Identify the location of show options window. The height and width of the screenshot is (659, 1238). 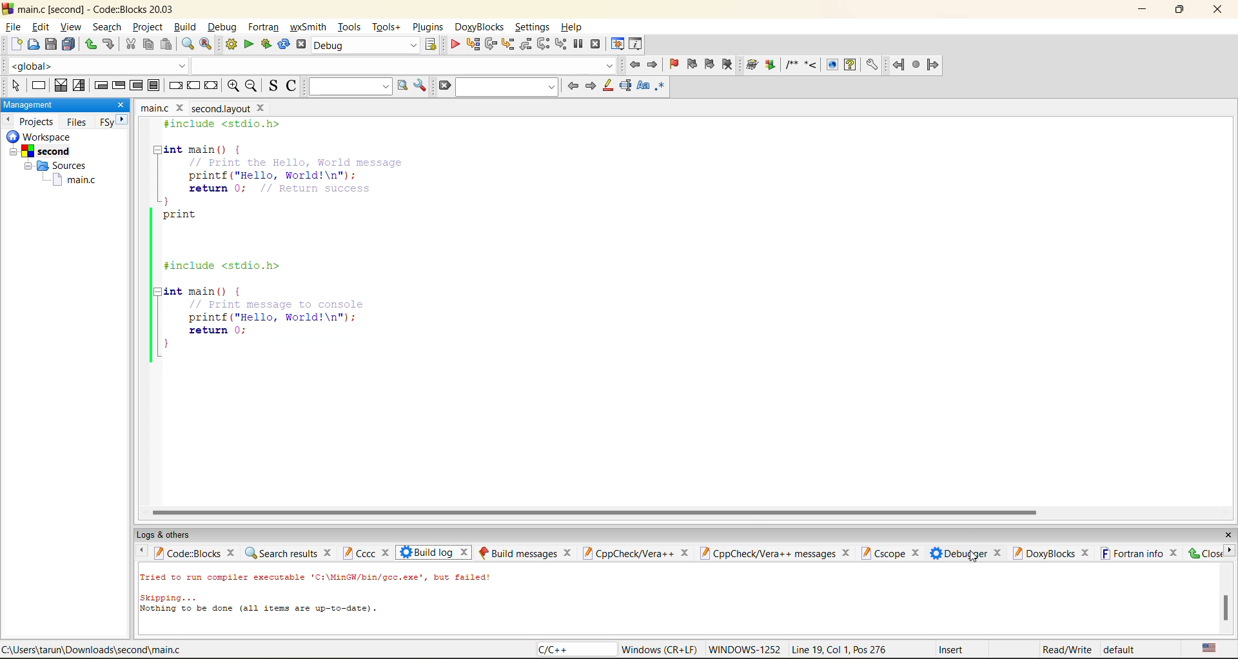
(422, 86).